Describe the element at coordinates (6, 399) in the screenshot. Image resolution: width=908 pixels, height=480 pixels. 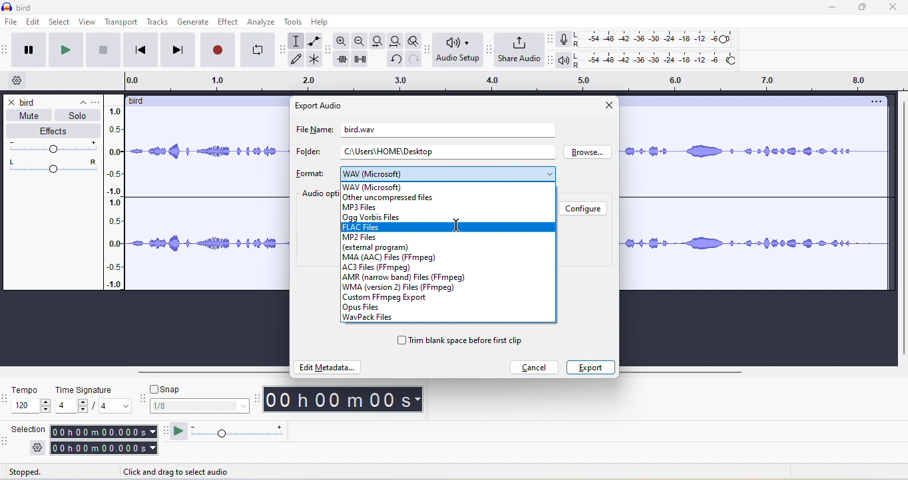
I see `audacity time signature toolbar` at that location.